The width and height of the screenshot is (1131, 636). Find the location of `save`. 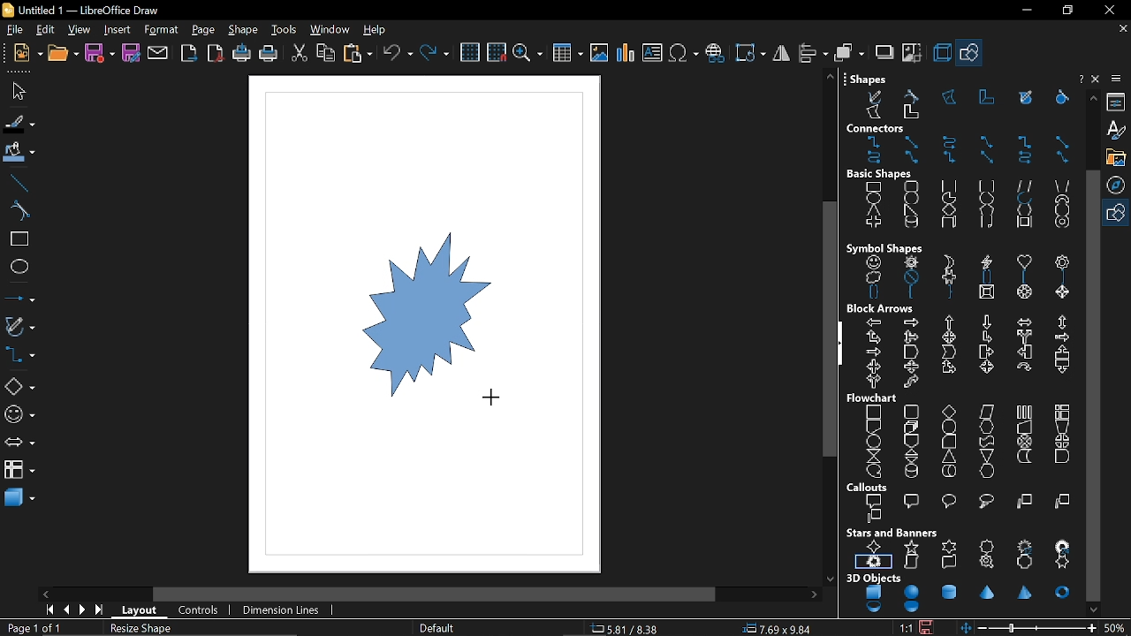

save is located at coordinates (931, 627).